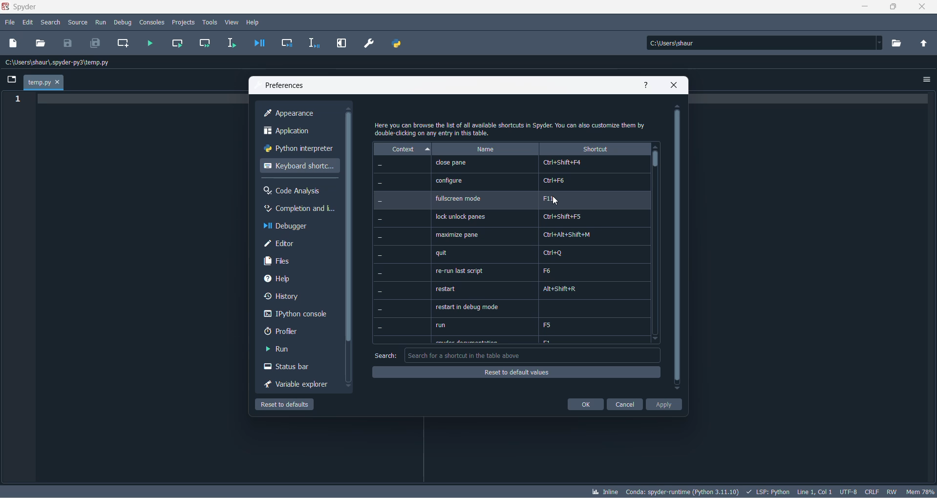 The image size is (937, 498). Describe the element at coordinates (210, 22) in the screenshot. I see `tools` at that location.